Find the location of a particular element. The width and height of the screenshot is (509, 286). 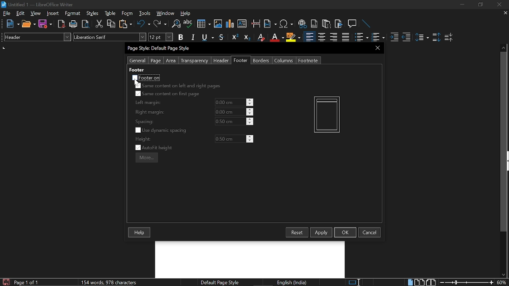

Insert image is located at coordinates (219, 23).